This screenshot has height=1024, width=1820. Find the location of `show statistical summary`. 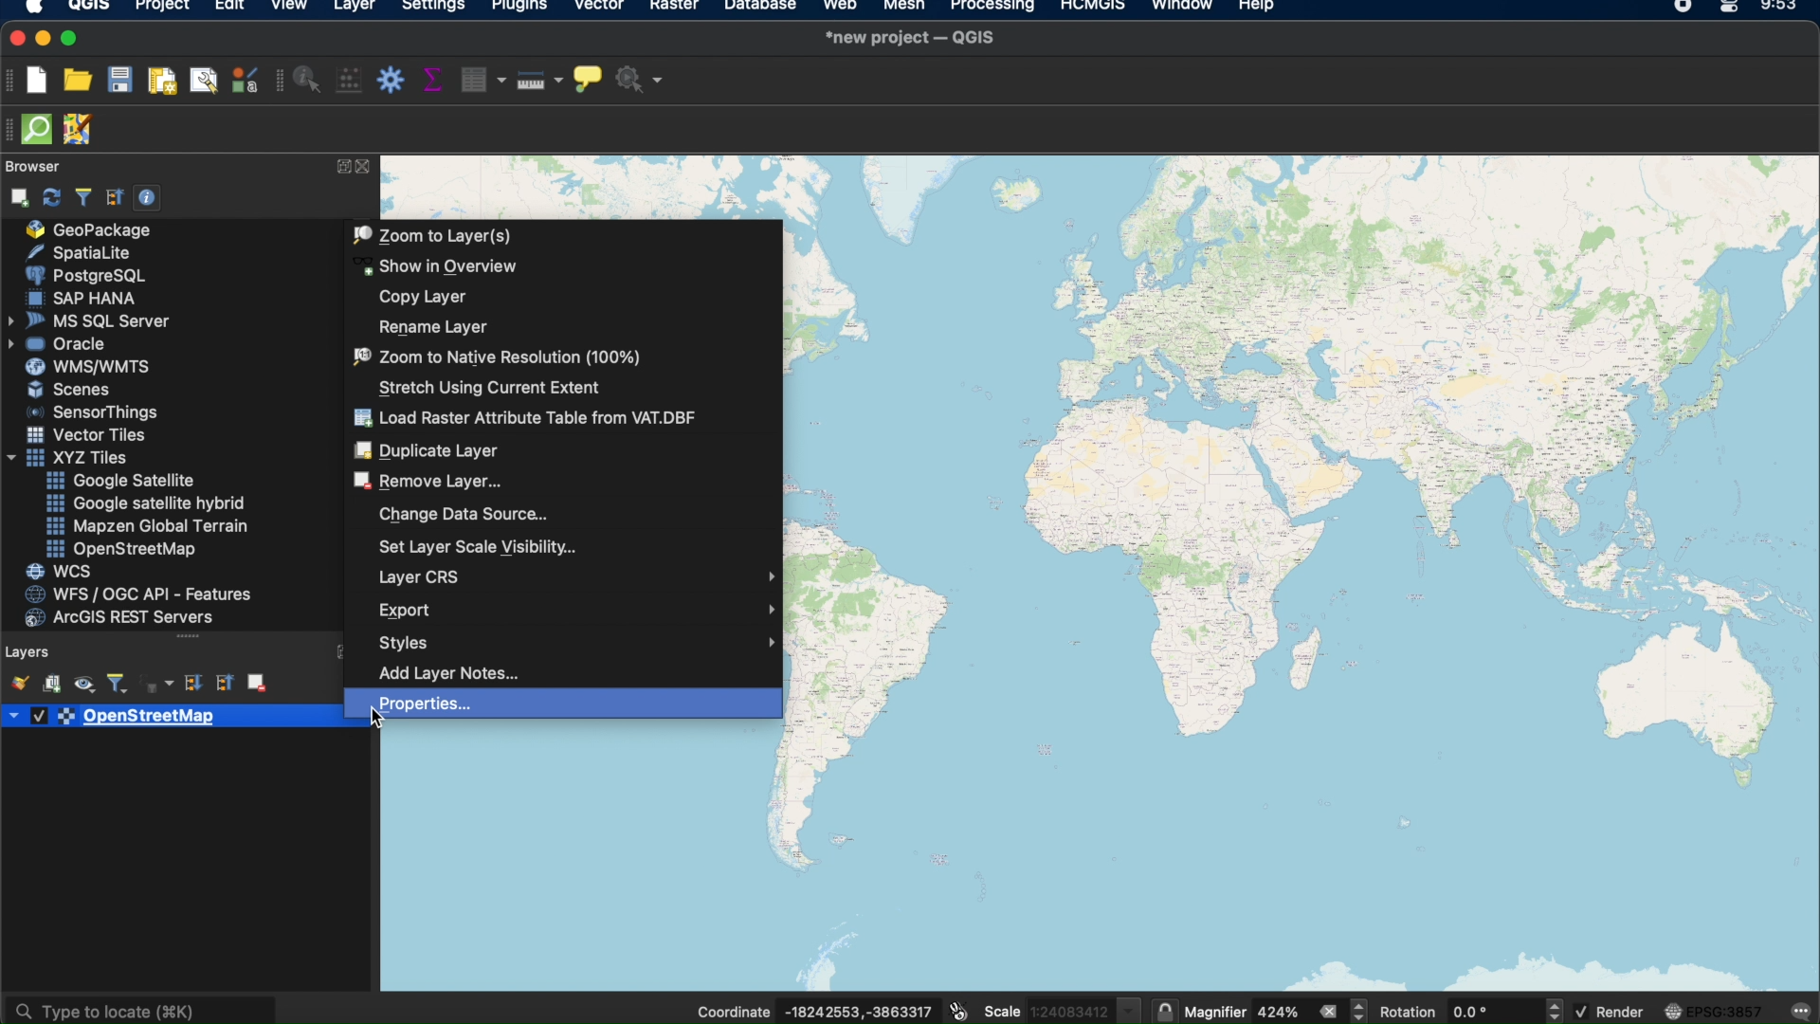

show statistical summary is located at coordinates (433, 81).